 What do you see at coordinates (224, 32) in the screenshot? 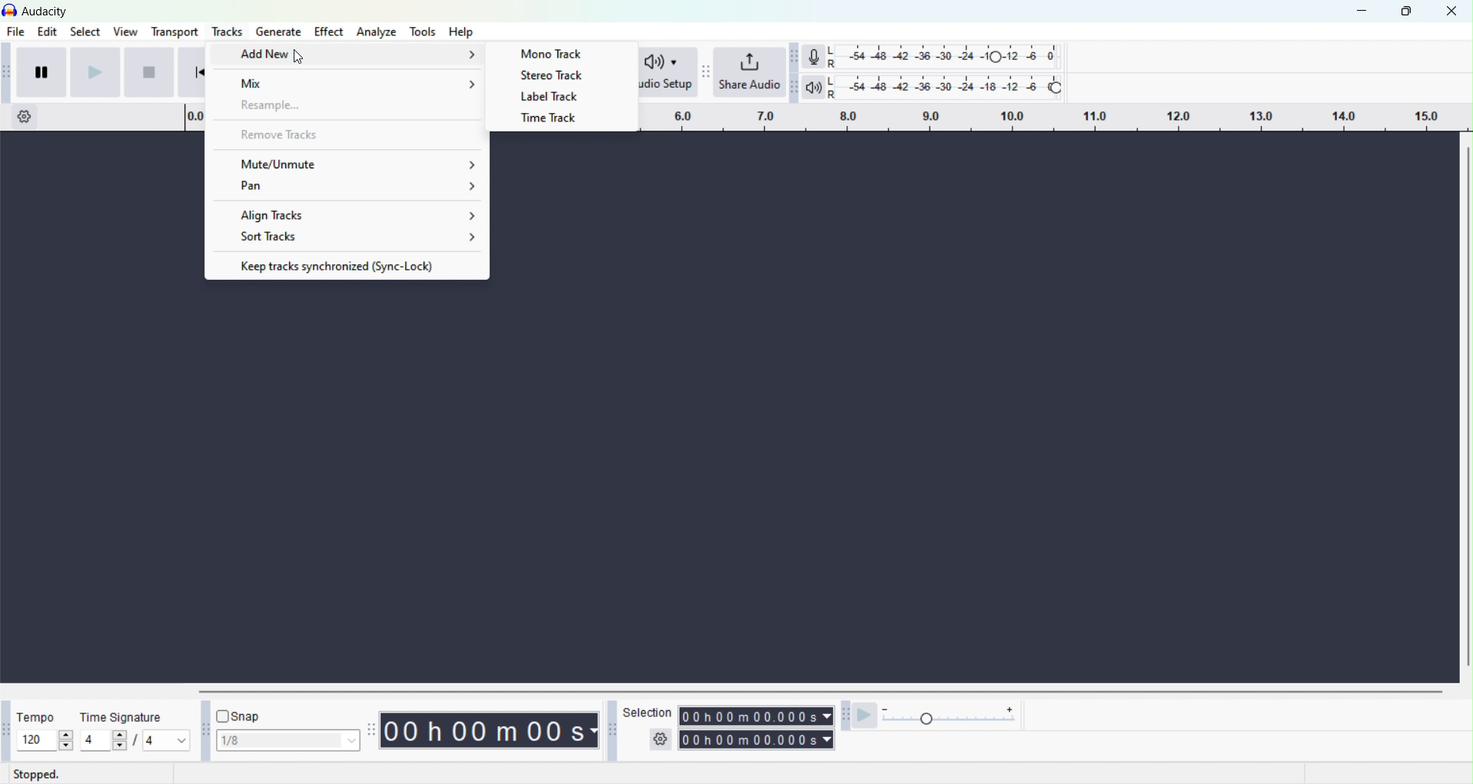
I see `Tools` at bounding box center [224, 32].